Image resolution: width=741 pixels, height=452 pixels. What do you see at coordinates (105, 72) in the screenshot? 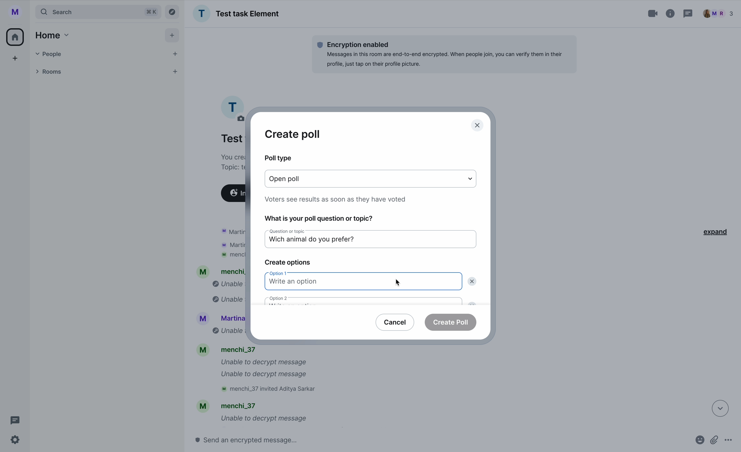
I see `rooms tab` at bounding box center [105, 72].